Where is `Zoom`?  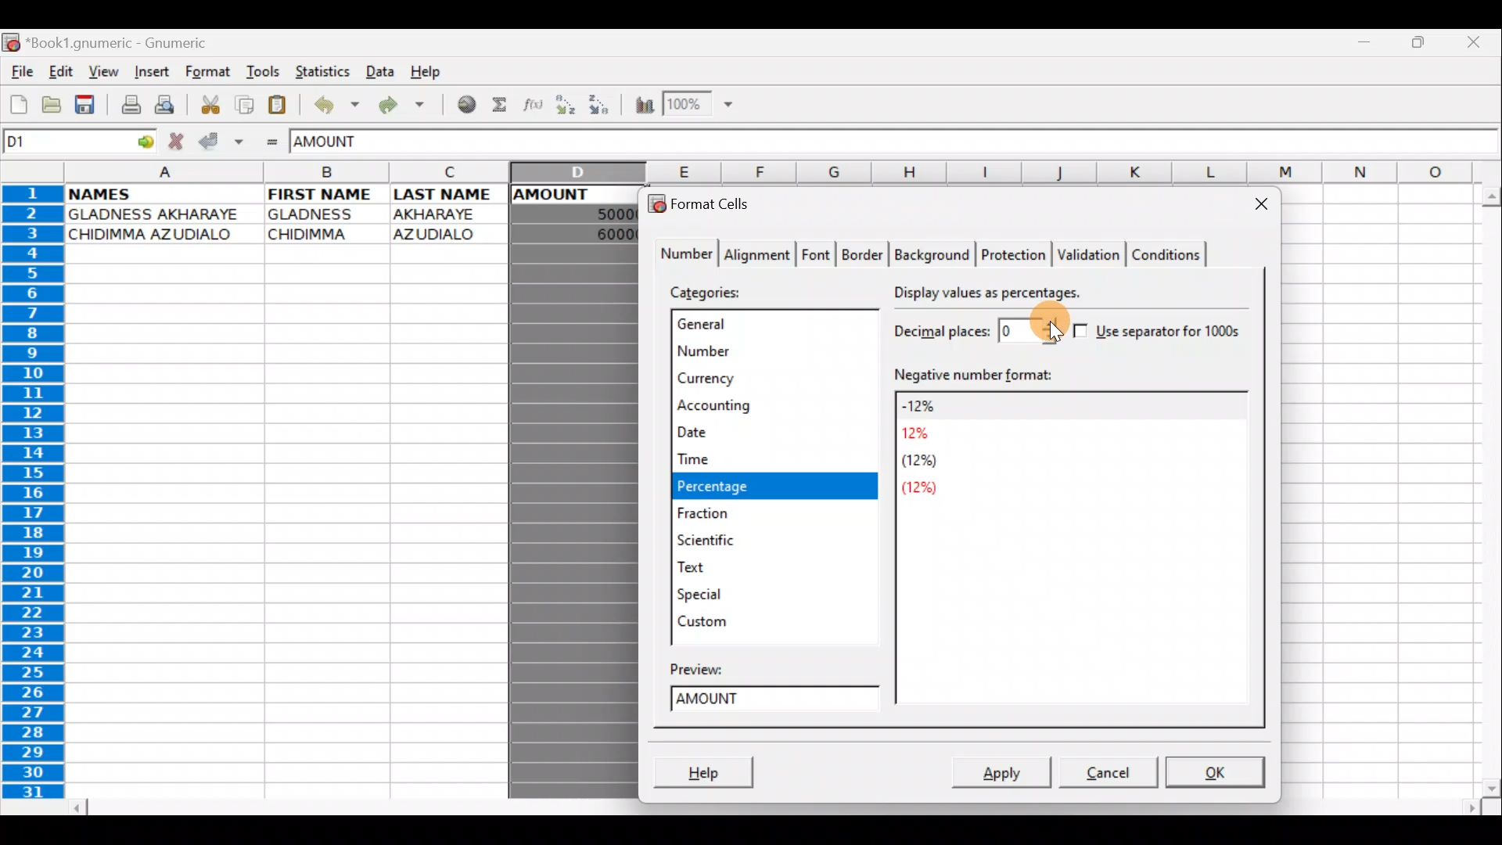
Zoom is located at coordinates (701, 106).